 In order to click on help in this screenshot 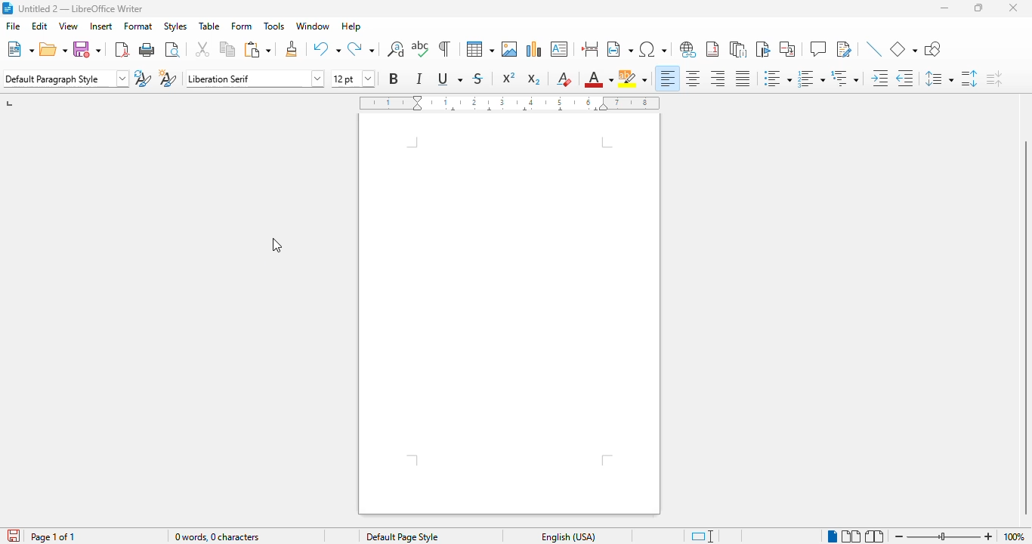, I will do `click(351, 26)`.